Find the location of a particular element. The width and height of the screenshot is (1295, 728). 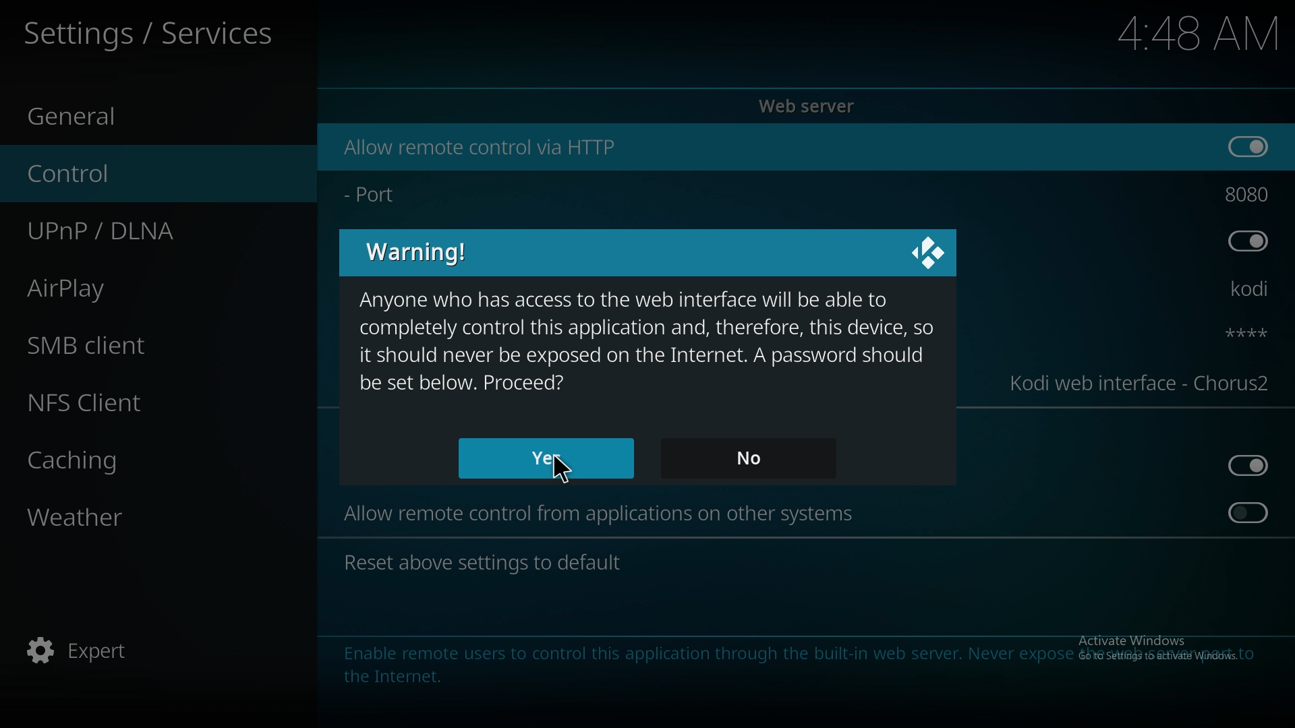

airplay is located at coordinates (101, 290).